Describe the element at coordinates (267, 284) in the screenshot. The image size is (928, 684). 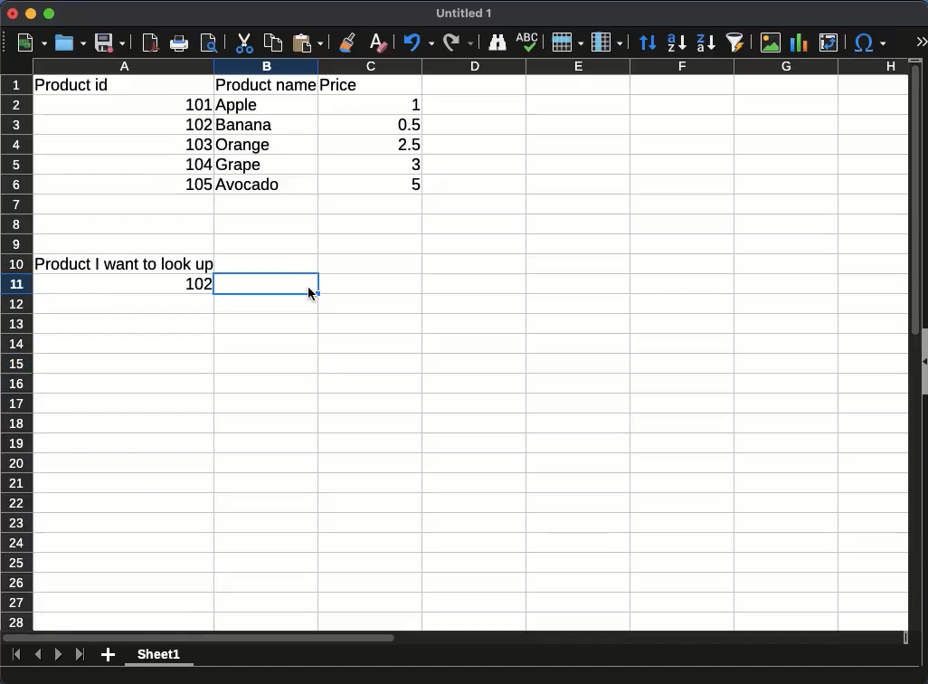
I see `cell selected ` at that location.